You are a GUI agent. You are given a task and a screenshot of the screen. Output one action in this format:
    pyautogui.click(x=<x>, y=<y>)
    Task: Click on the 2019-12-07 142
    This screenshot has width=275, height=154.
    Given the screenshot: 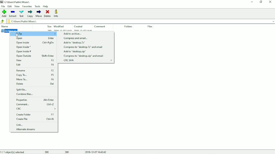 What is the action you would take?
    pyautogui.click(x=62, y=30)
    